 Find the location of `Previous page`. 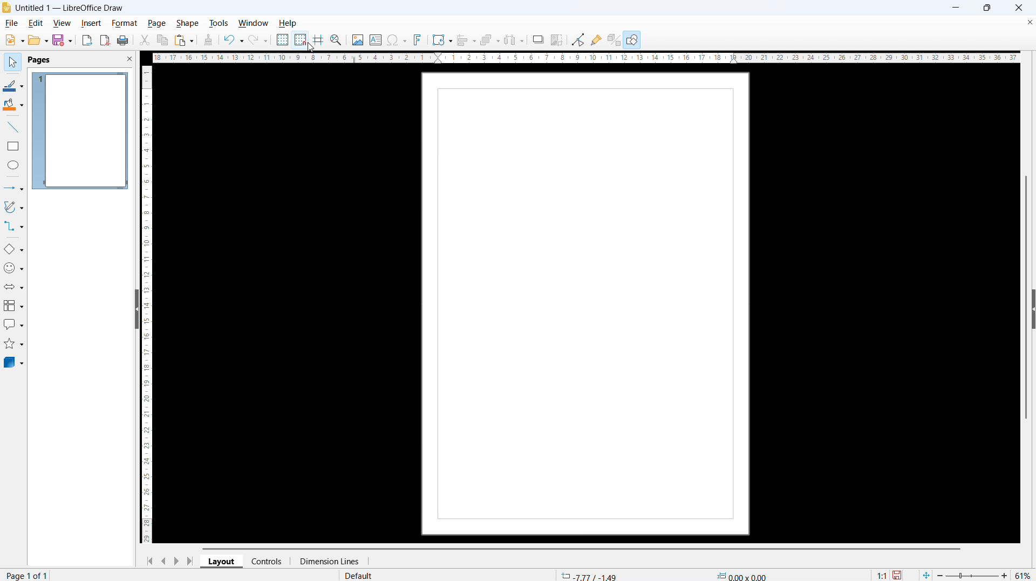

Previous page is located at coordinates (165, 561).